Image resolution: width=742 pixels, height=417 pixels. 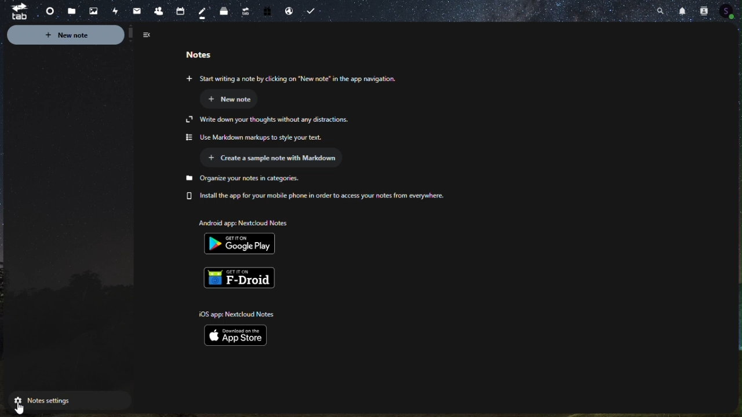 What do you see at coordinates (15, 10) in the screenshot?
I see `tab ` at bounding box center [15, 10].